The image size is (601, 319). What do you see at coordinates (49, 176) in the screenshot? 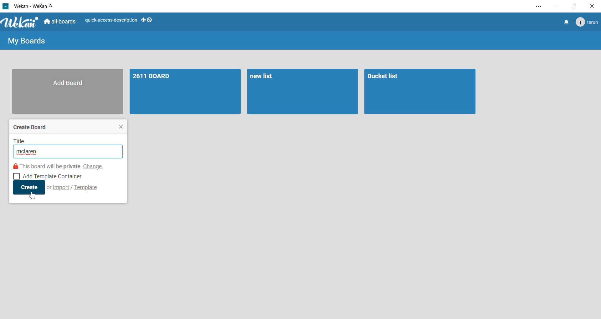
I see `add template container` at bounding box center [49, 176].